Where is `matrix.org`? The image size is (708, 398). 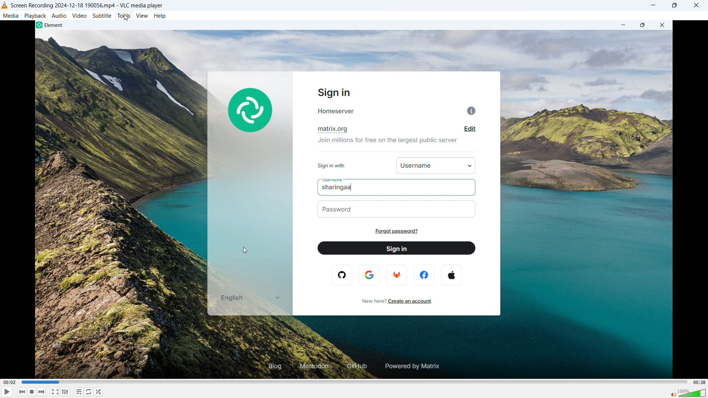
matrix.org is located at coordinates (334, 129).